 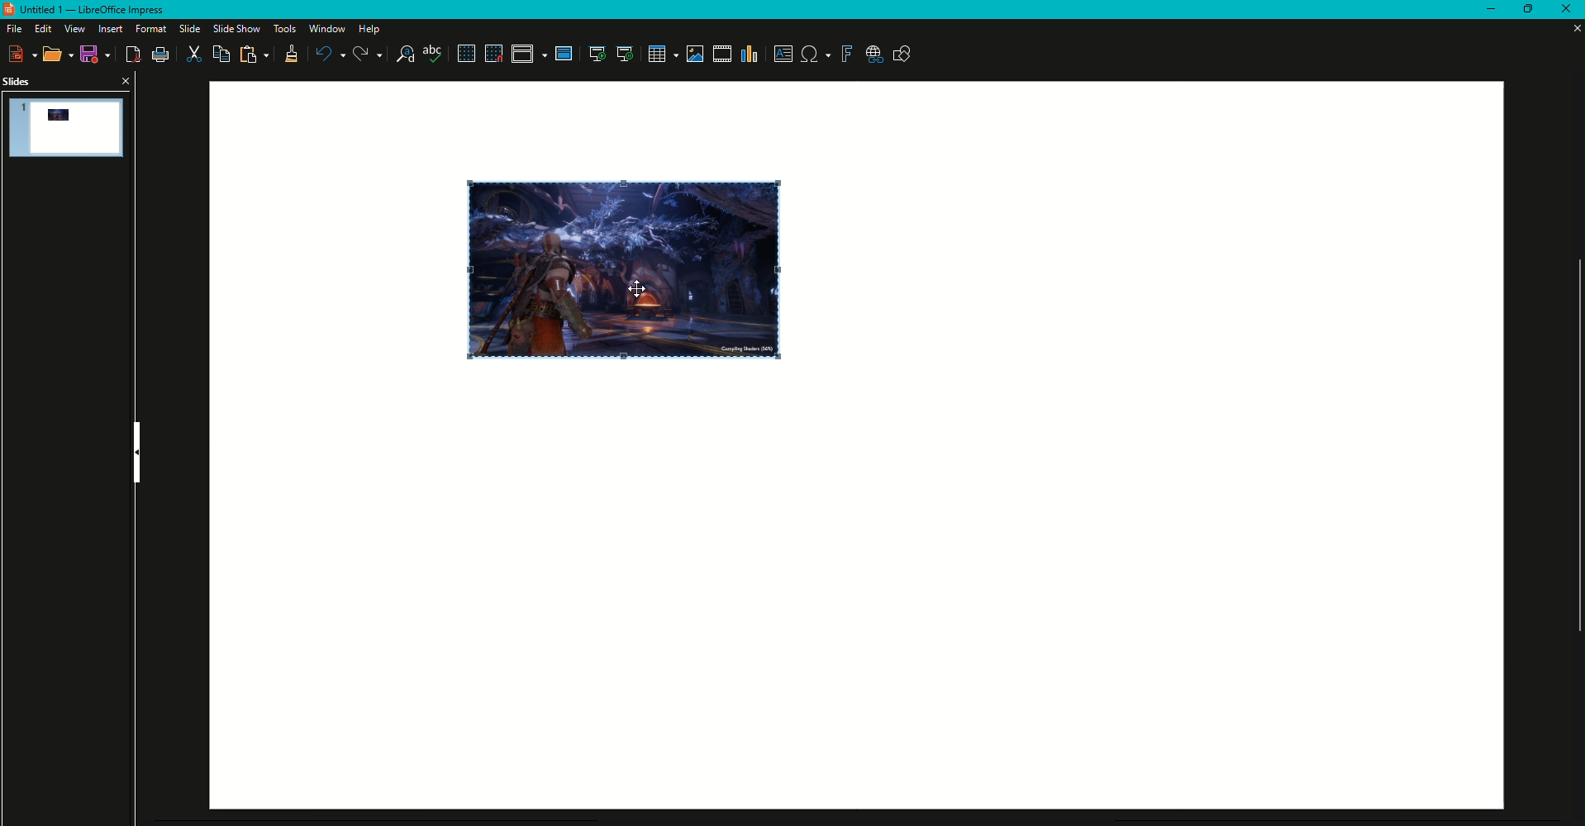 What do you see at coordinates (693, 54) in the screenshot?
I see `Insert Image` at bounding box center [693, 54].